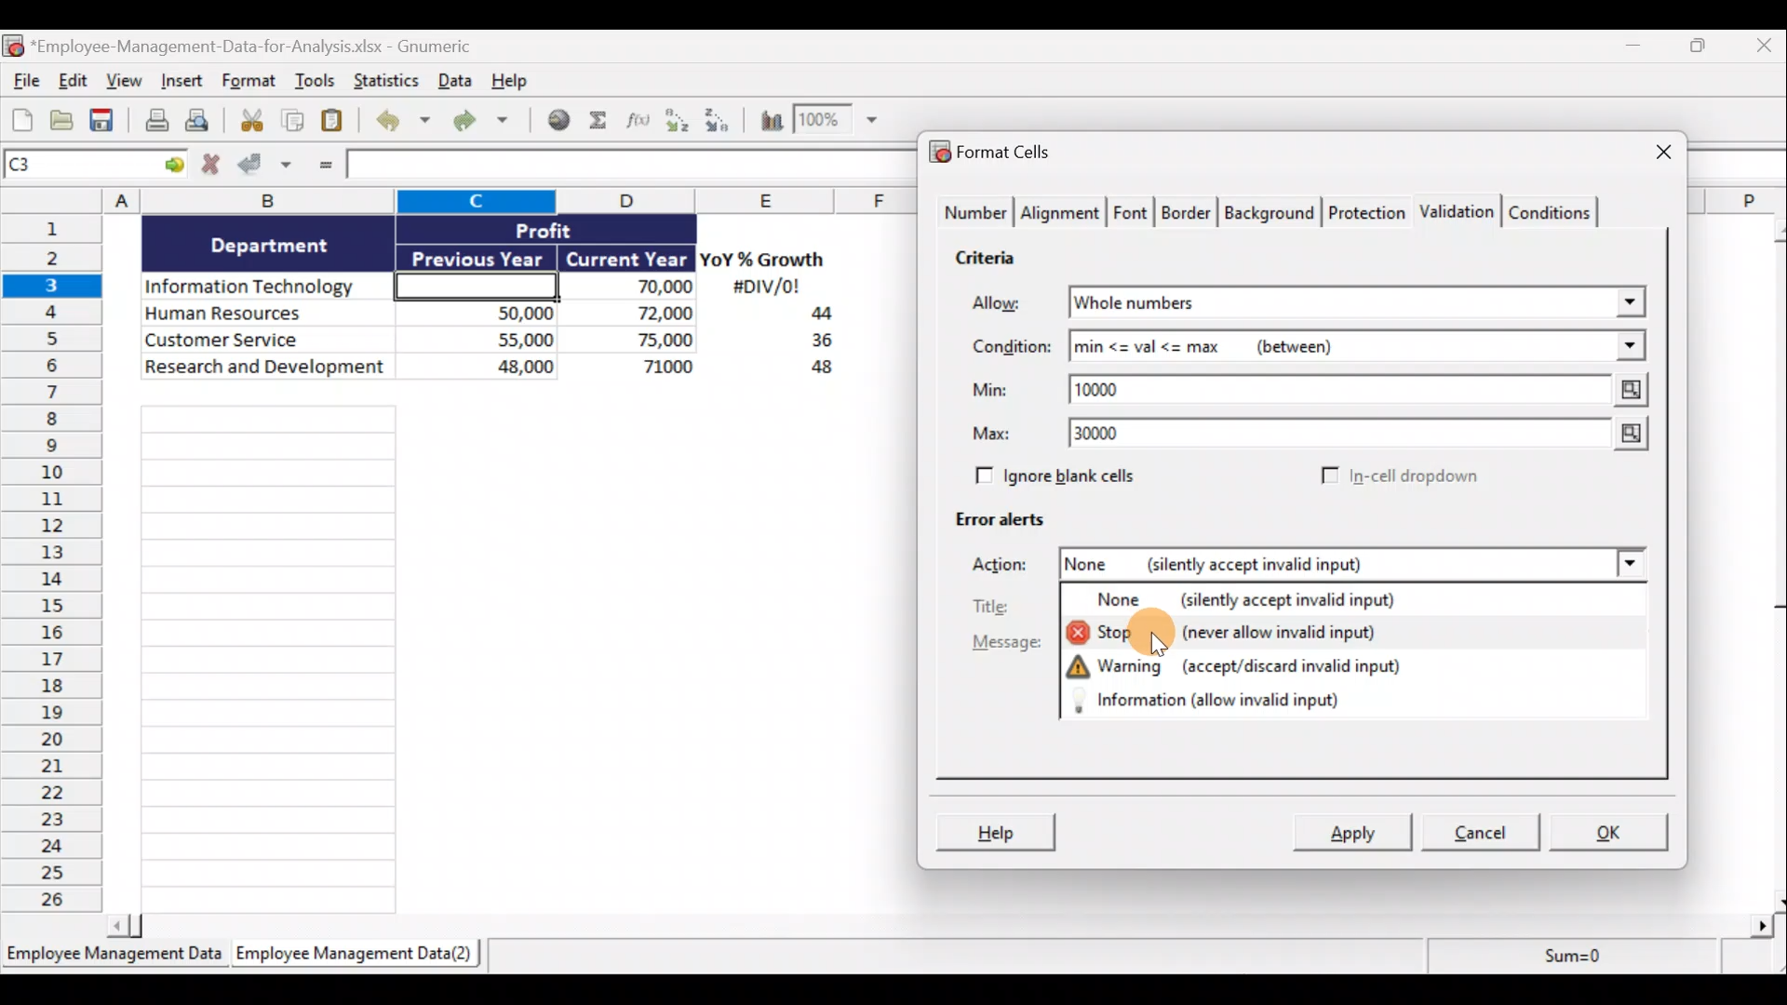 The height and width of the screenshot is (1005, 1787). Describe the element at coordinates (268, 338) in the screenshot. I see `Customer Service` at that location.